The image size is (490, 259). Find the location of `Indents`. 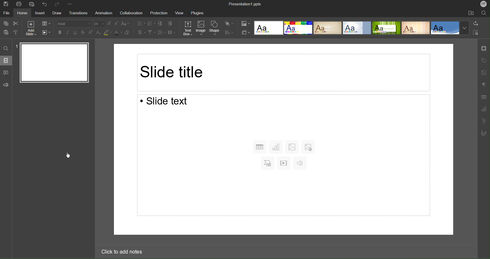

Indents is located at coordinates (166, 23).